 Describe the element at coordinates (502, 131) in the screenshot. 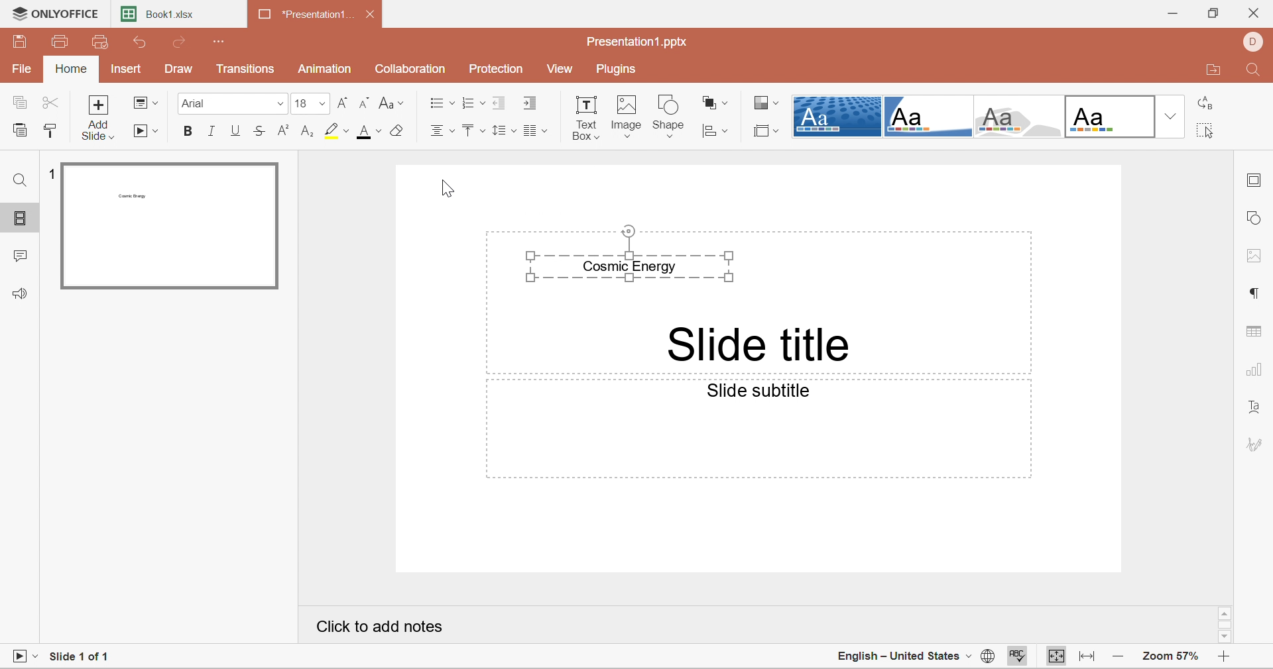

I see `Line spacing` at that location.